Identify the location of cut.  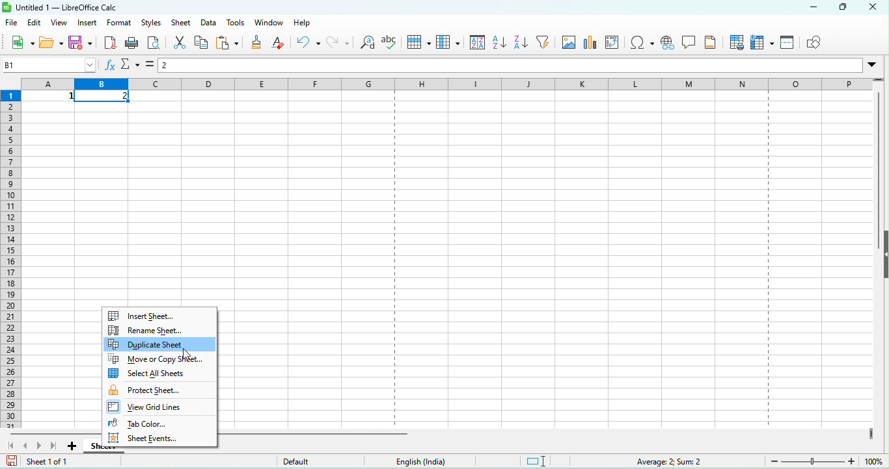
(180, 43).